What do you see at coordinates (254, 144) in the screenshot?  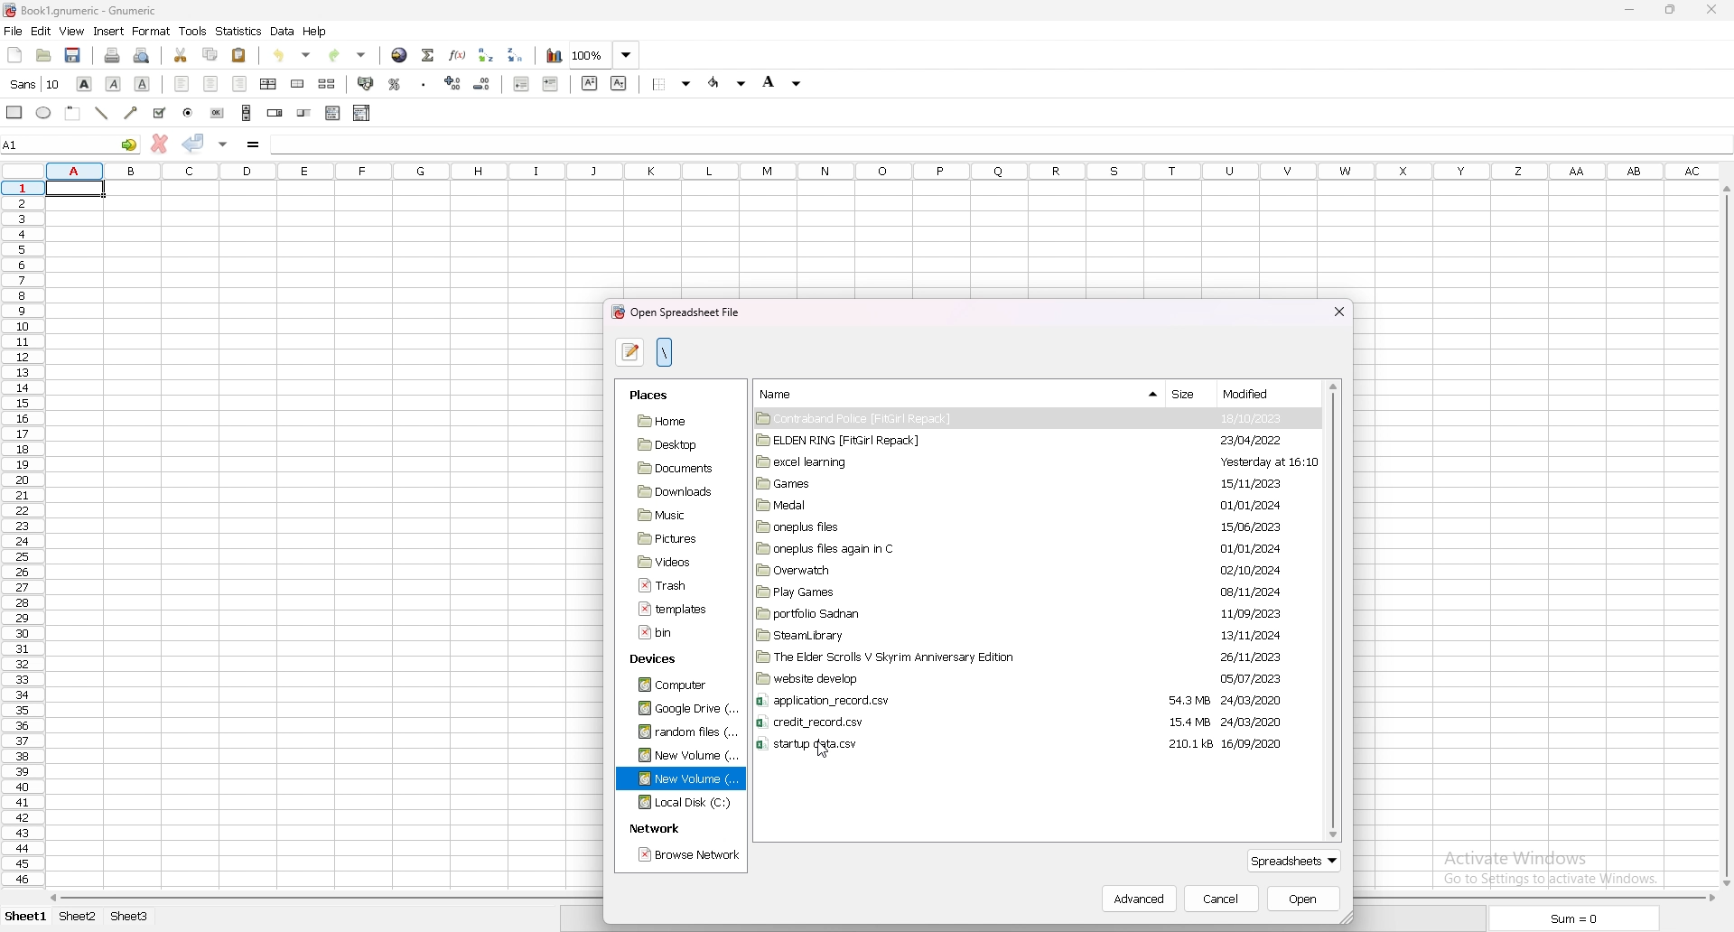 I see `formula` at bounding box center [254, 144].